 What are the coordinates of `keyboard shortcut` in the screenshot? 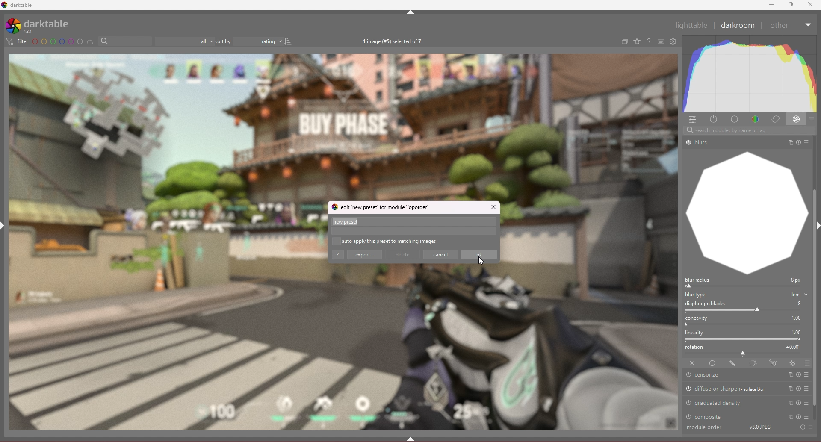 It's located at (661, 41).